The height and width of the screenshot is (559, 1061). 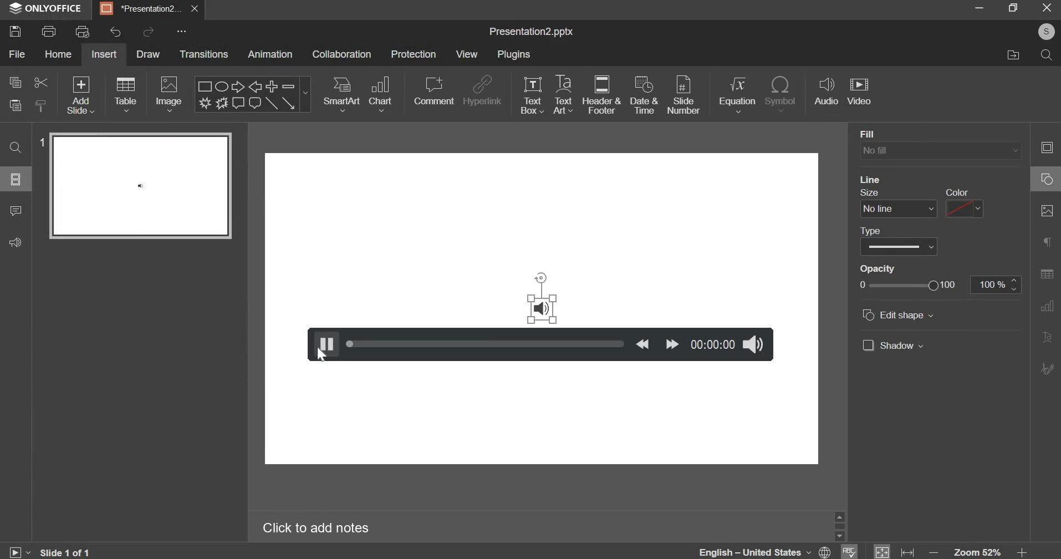 What do you see at coordinates (1047, 241) in the screenshot?
I see `paragraph settings` at bounding box center [1047, 241].